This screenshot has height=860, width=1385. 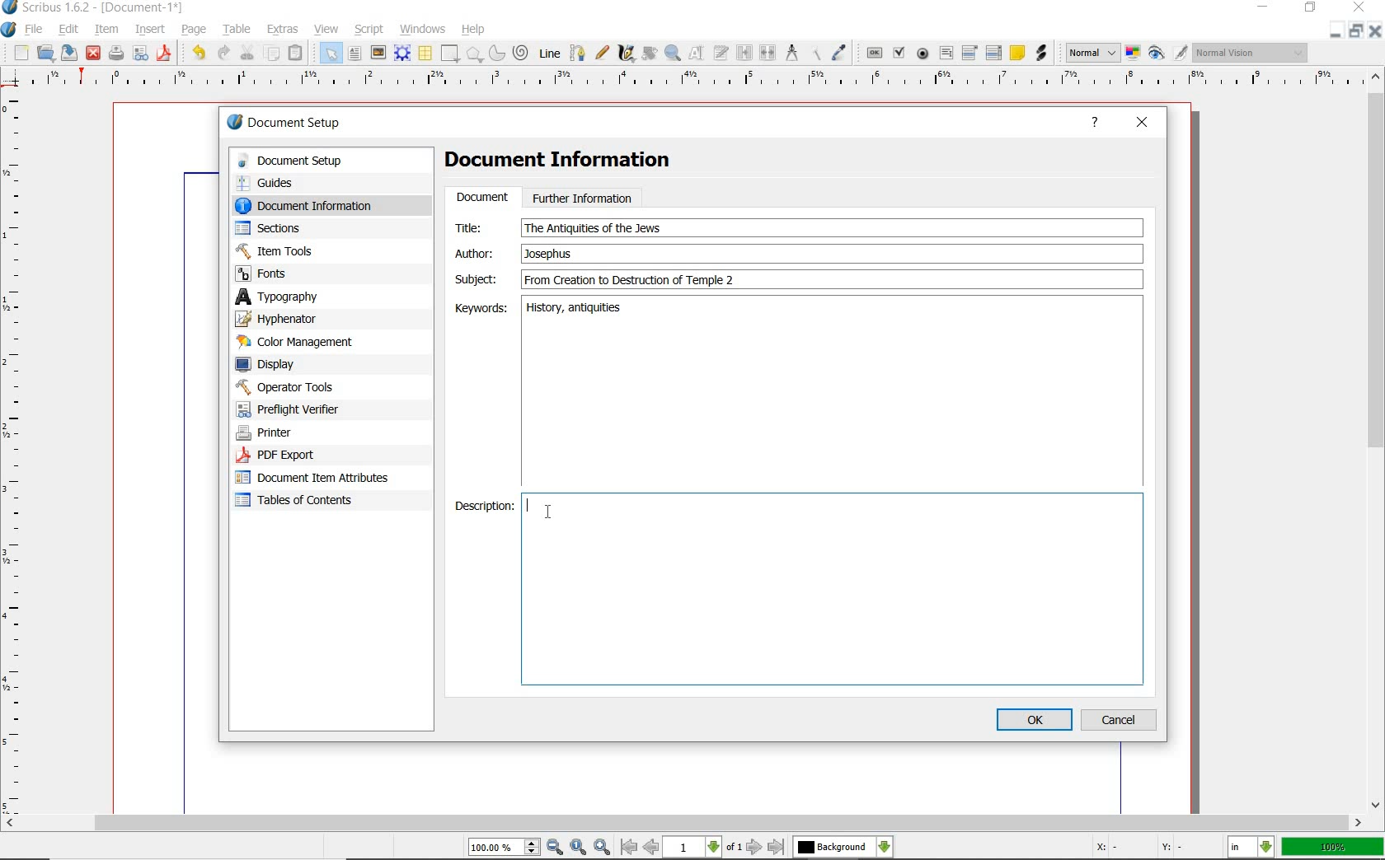 I want to click on close, so click(x=1377, y=30).